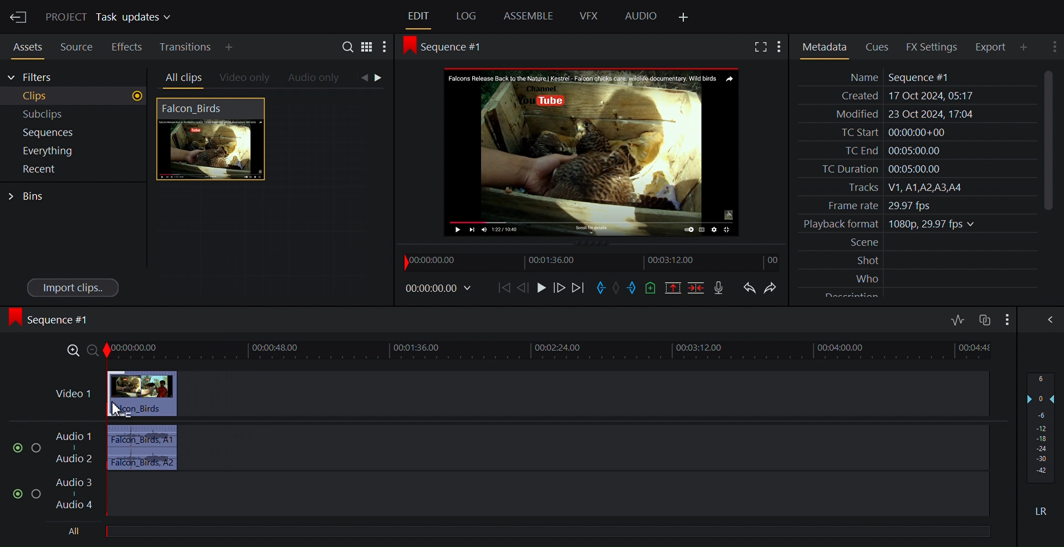 Image resolution: width=1064 pixels, height=547 pixels. What do you see at coordinates (881, 46) in the screenshot?
I see `Cues` at bounding box center [881, 46].